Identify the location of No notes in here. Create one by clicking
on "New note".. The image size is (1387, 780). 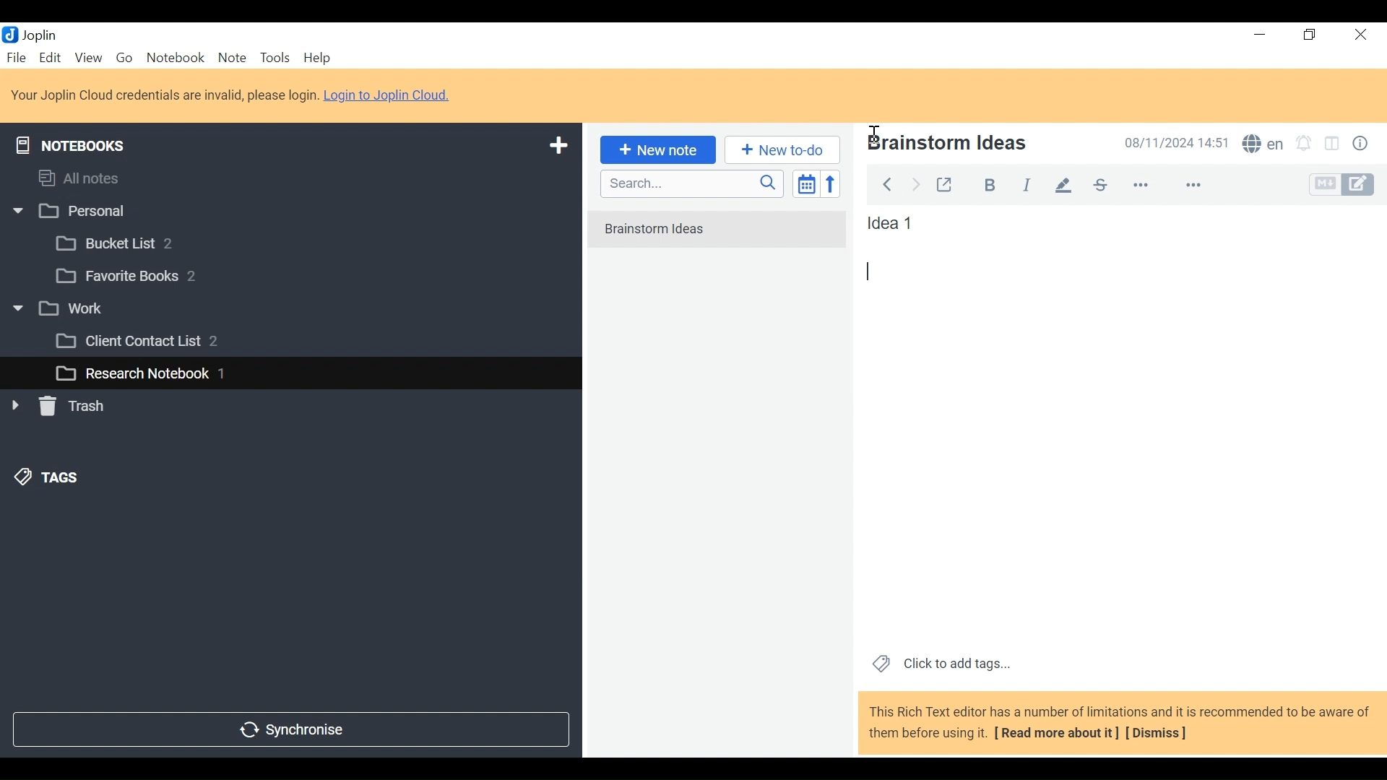
(721, 238).